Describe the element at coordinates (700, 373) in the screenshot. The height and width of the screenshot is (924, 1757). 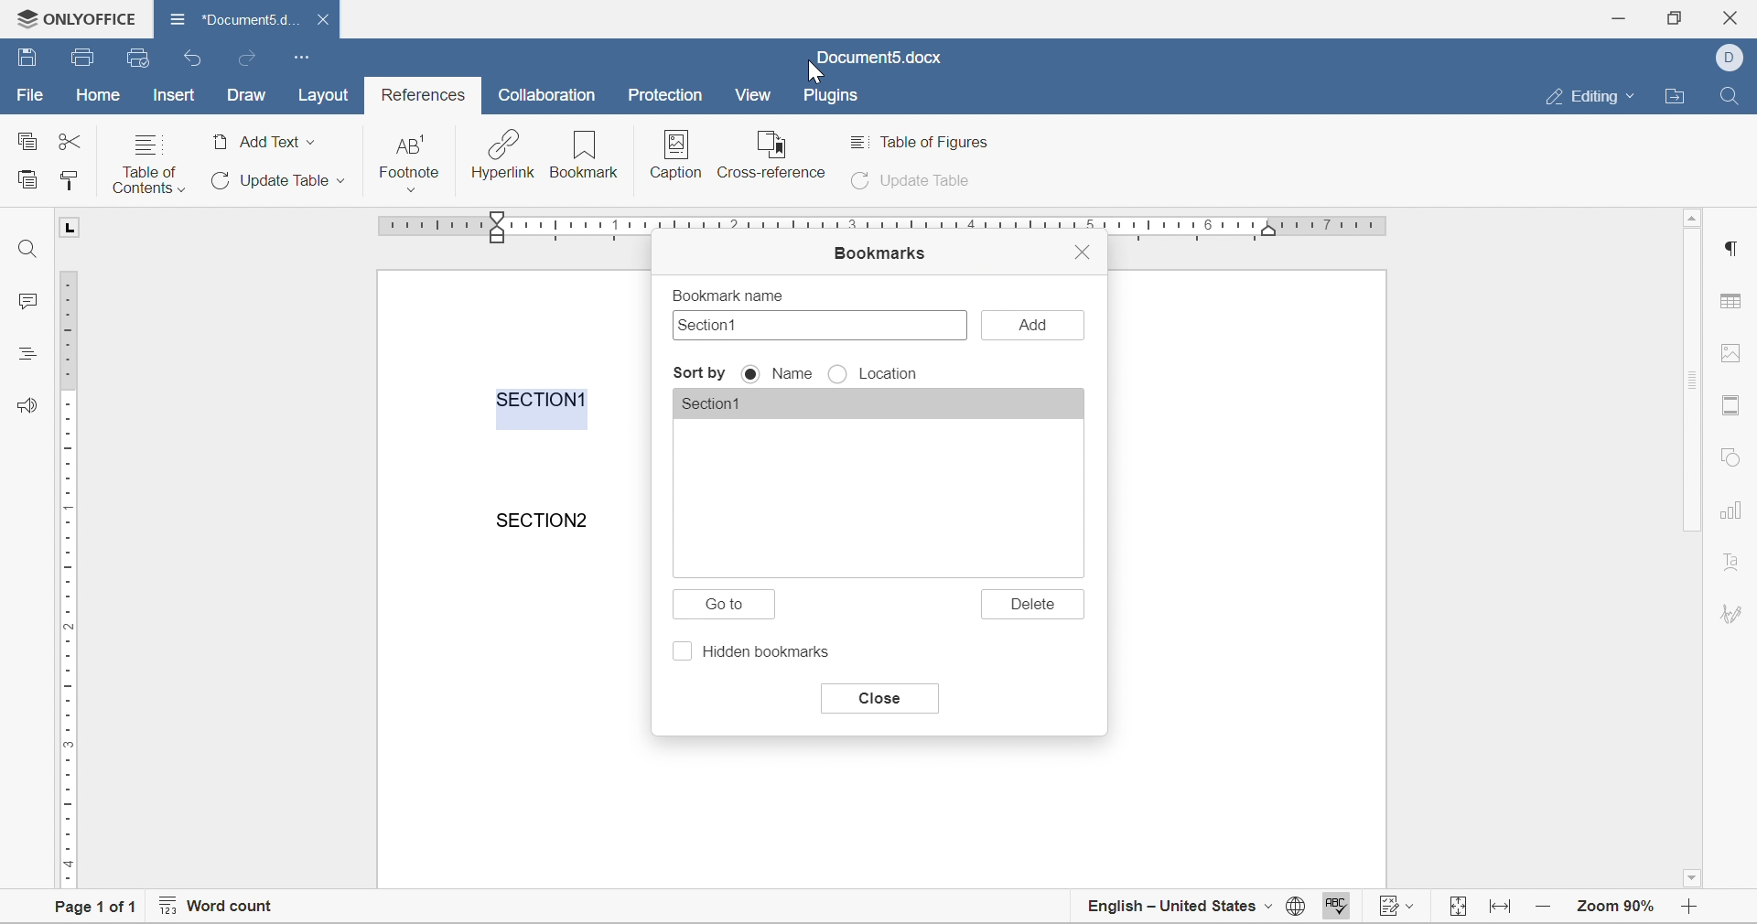
I see `sort by` at that location.